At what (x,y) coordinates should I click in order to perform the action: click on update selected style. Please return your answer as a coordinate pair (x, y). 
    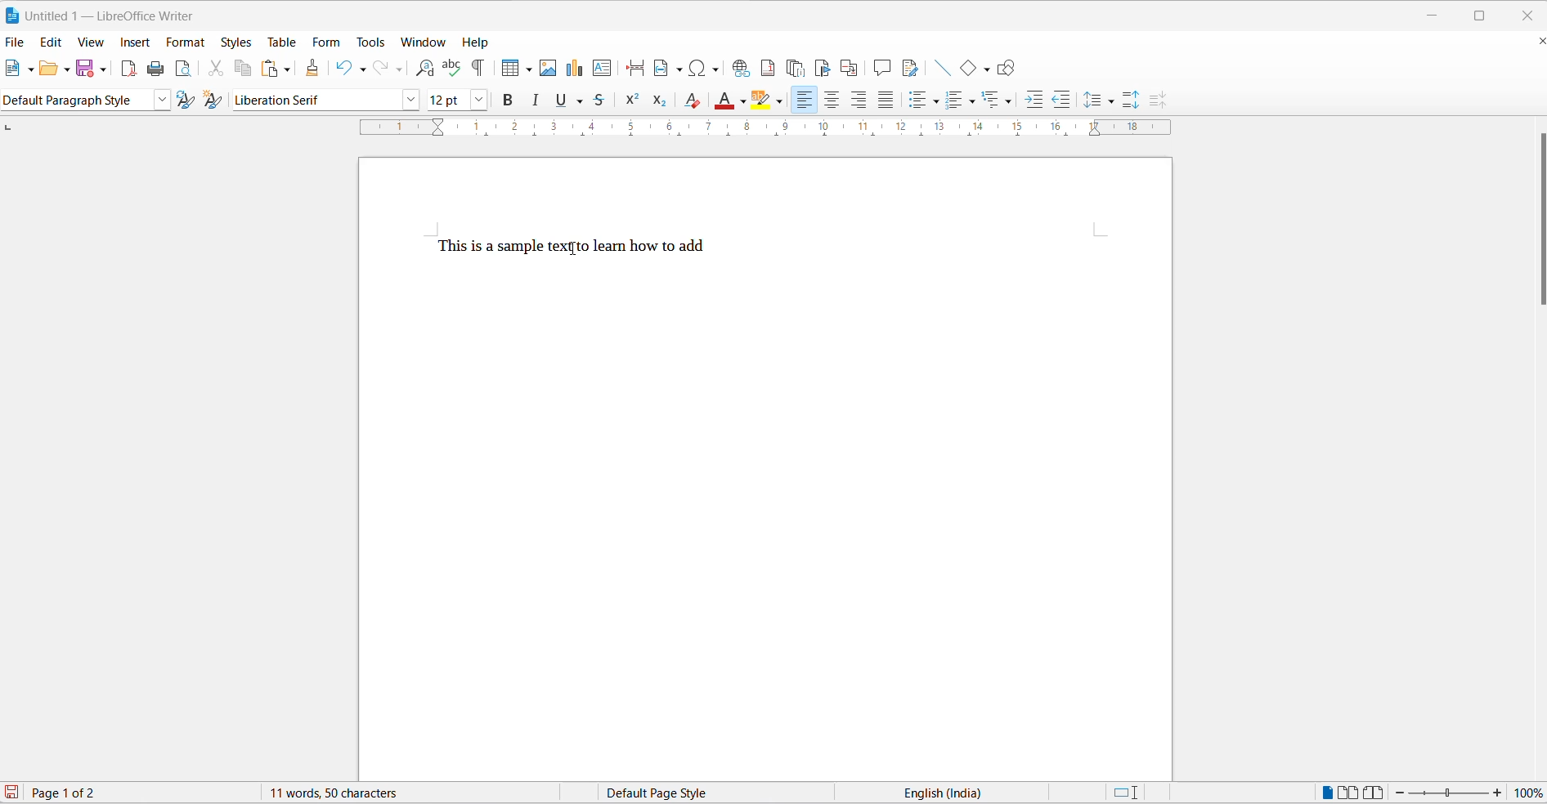
    Looking at the image, I should click on (184, 100).